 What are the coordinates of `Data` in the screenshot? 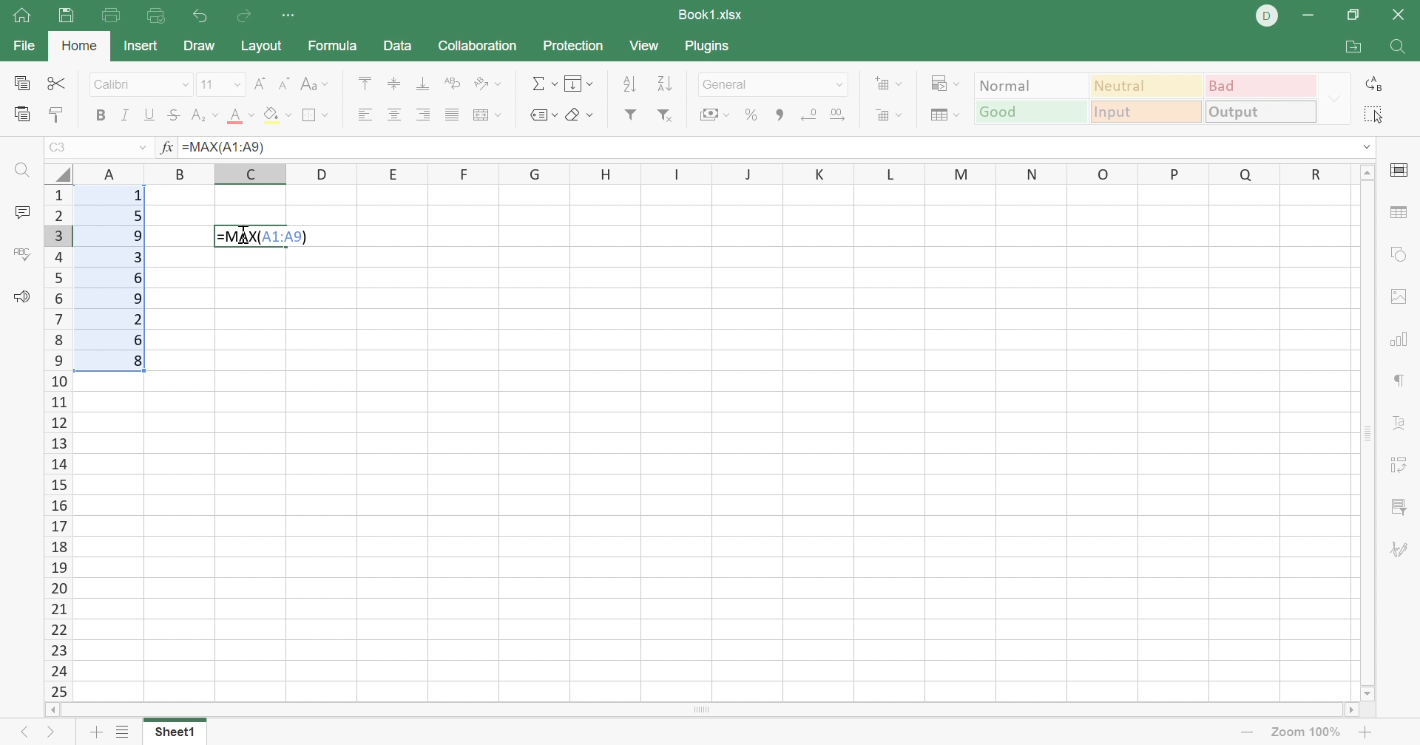 It's located at (396, 44).